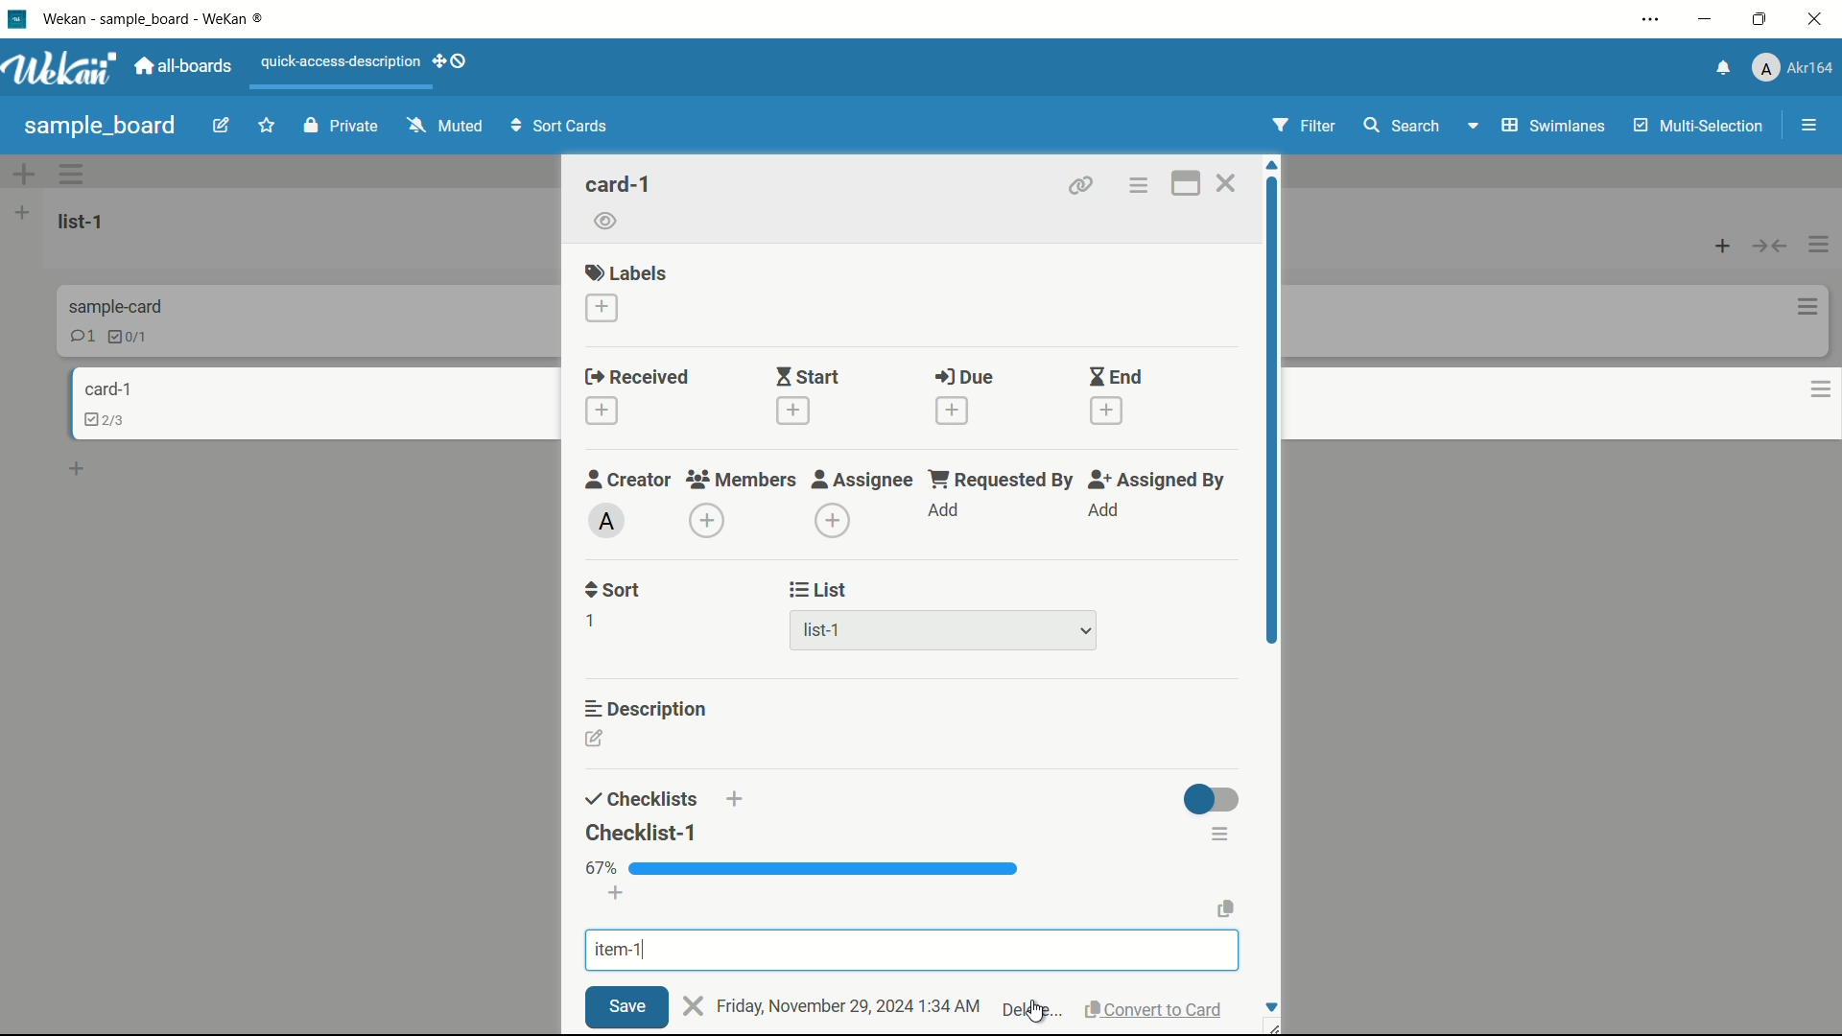 Image resolution: width=1842 pixels, height=1036 pixels. I want to click on card name, so click(105, 390).